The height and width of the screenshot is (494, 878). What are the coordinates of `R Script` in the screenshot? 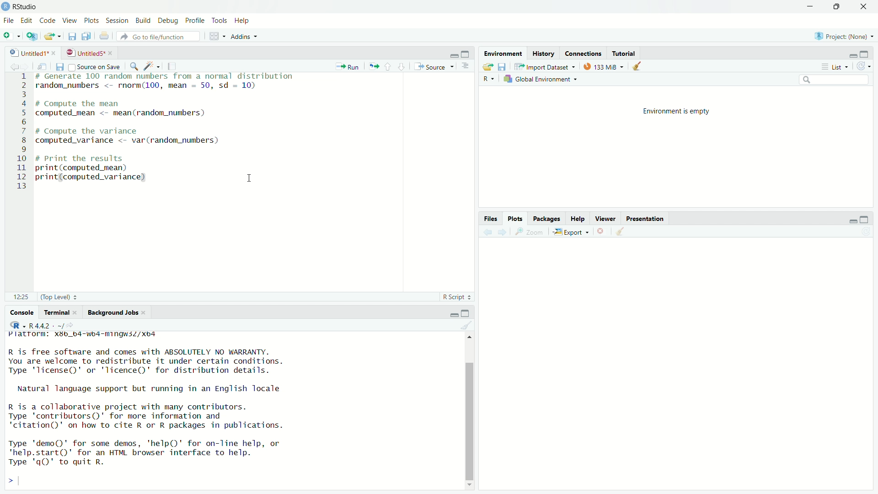 It's located at (455, 297).